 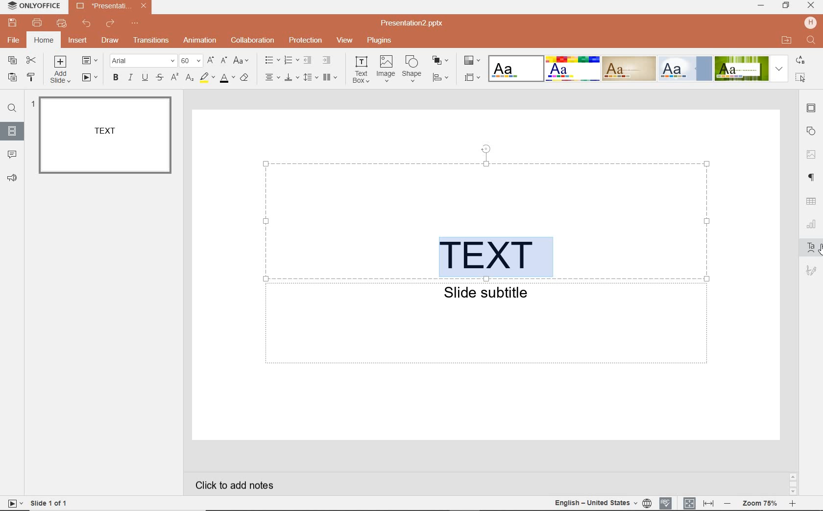 What do you see at coordinates (638, 68) in the screenshot?
I see `TEXT EFFECTS` at bounding box center [638, 68].